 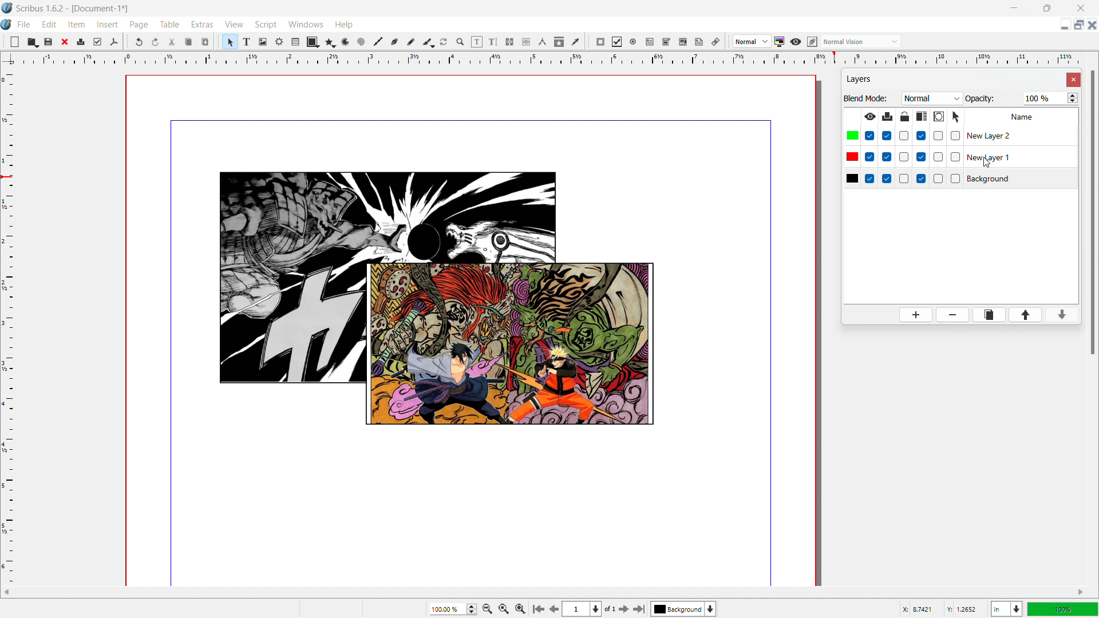 What do you see at coordinates (77, 25) in the screenshot?
I see `item` at bounding box center [77, 25].